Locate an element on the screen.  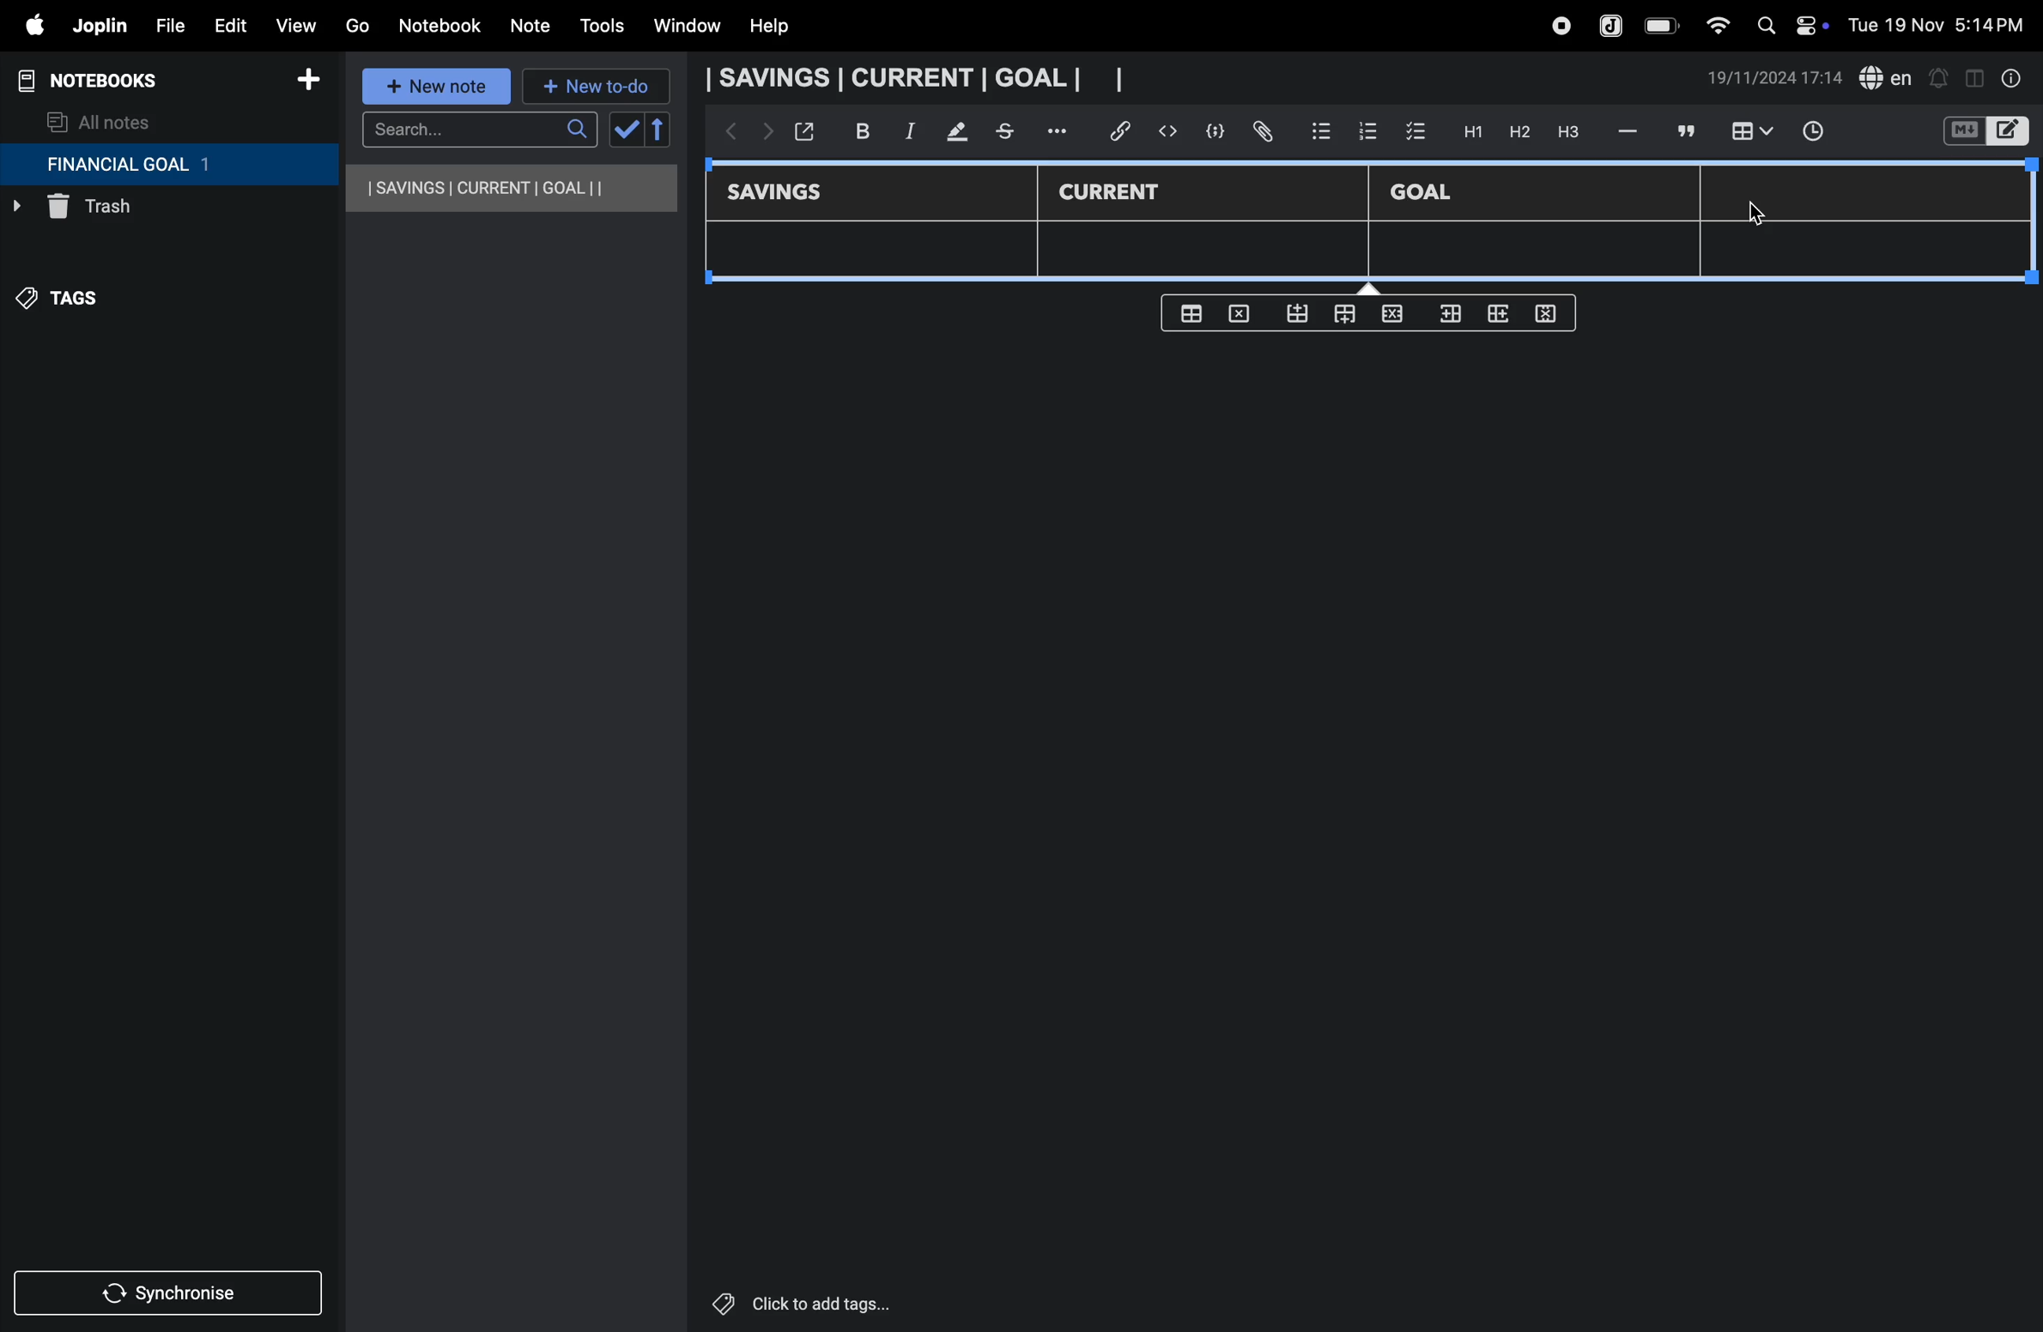
options is located at coordinates (1060, 131).